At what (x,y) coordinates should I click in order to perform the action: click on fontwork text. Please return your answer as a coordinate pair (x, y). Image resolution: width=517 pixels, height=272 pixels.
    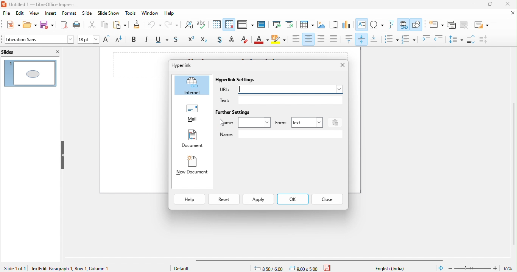
    Looking at the image, I should click on (392, 25).